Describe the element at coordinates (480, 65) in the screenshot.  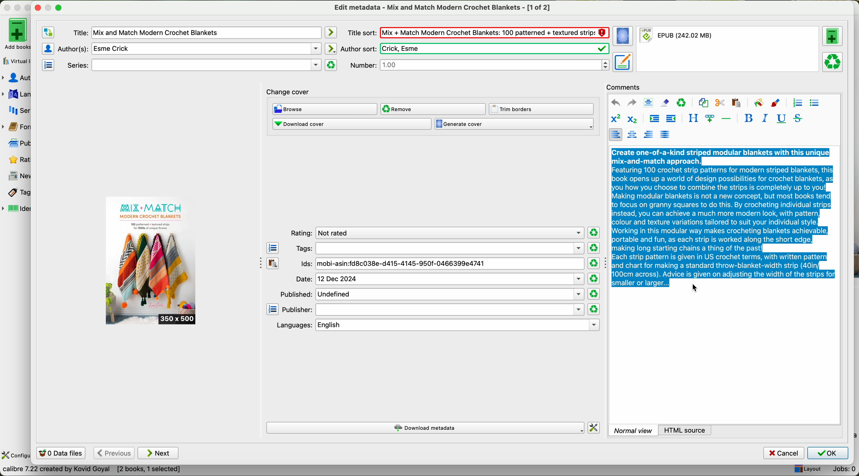
I see `number` at that location.